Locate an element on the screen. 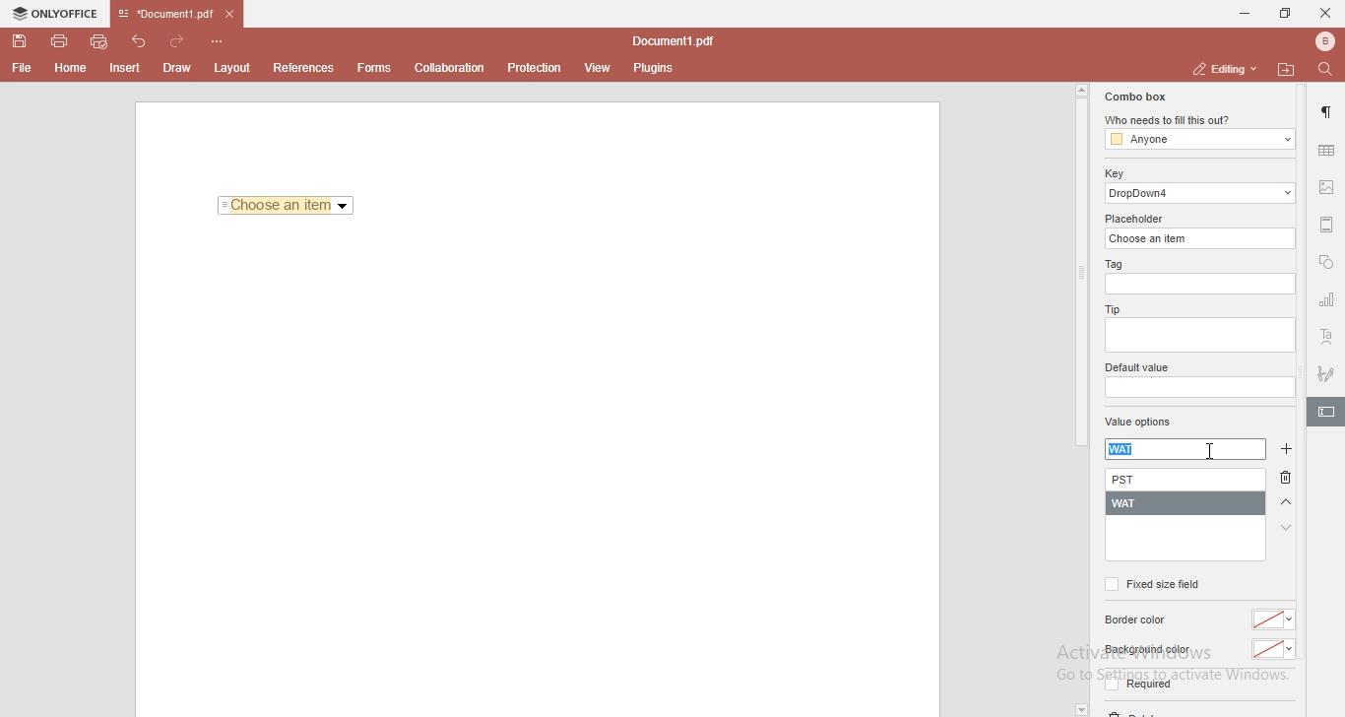 The height and width of the screenshot is (717, 1345). scroll bar is located at coordinates (1080, 266).